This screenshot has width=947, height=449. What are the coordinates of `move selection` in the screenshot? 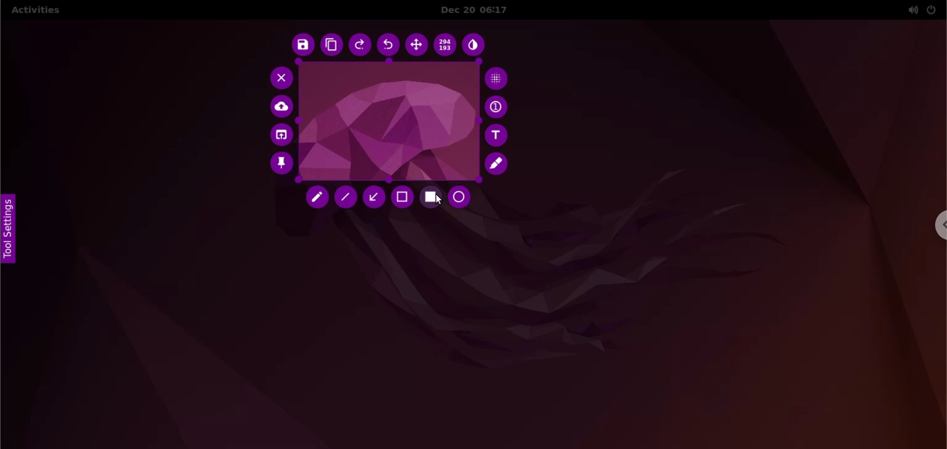 It's located at (416, 45).